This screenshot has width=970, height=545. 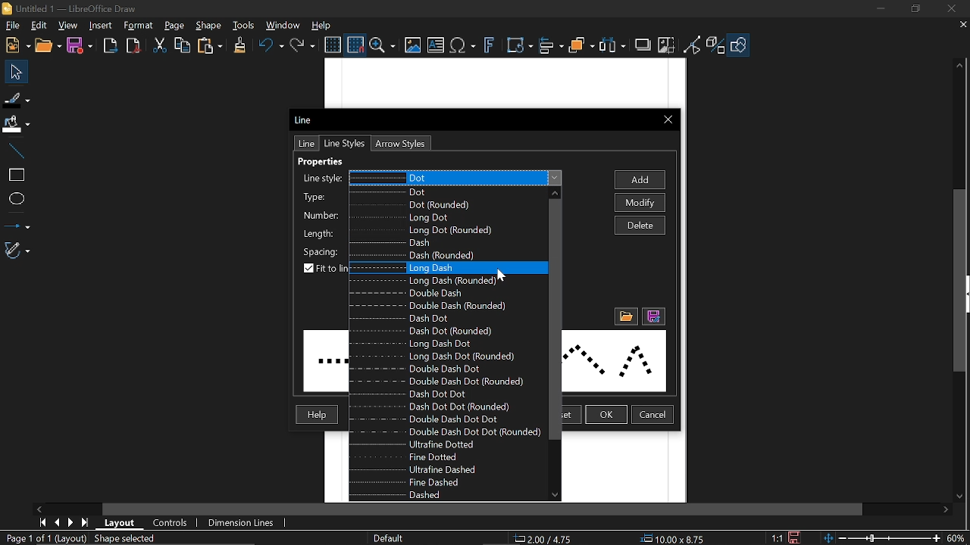 What do you see at coordinates (399, 144) in the screenshot?
I see `Arrow styles` at bounding box center [399, 144].